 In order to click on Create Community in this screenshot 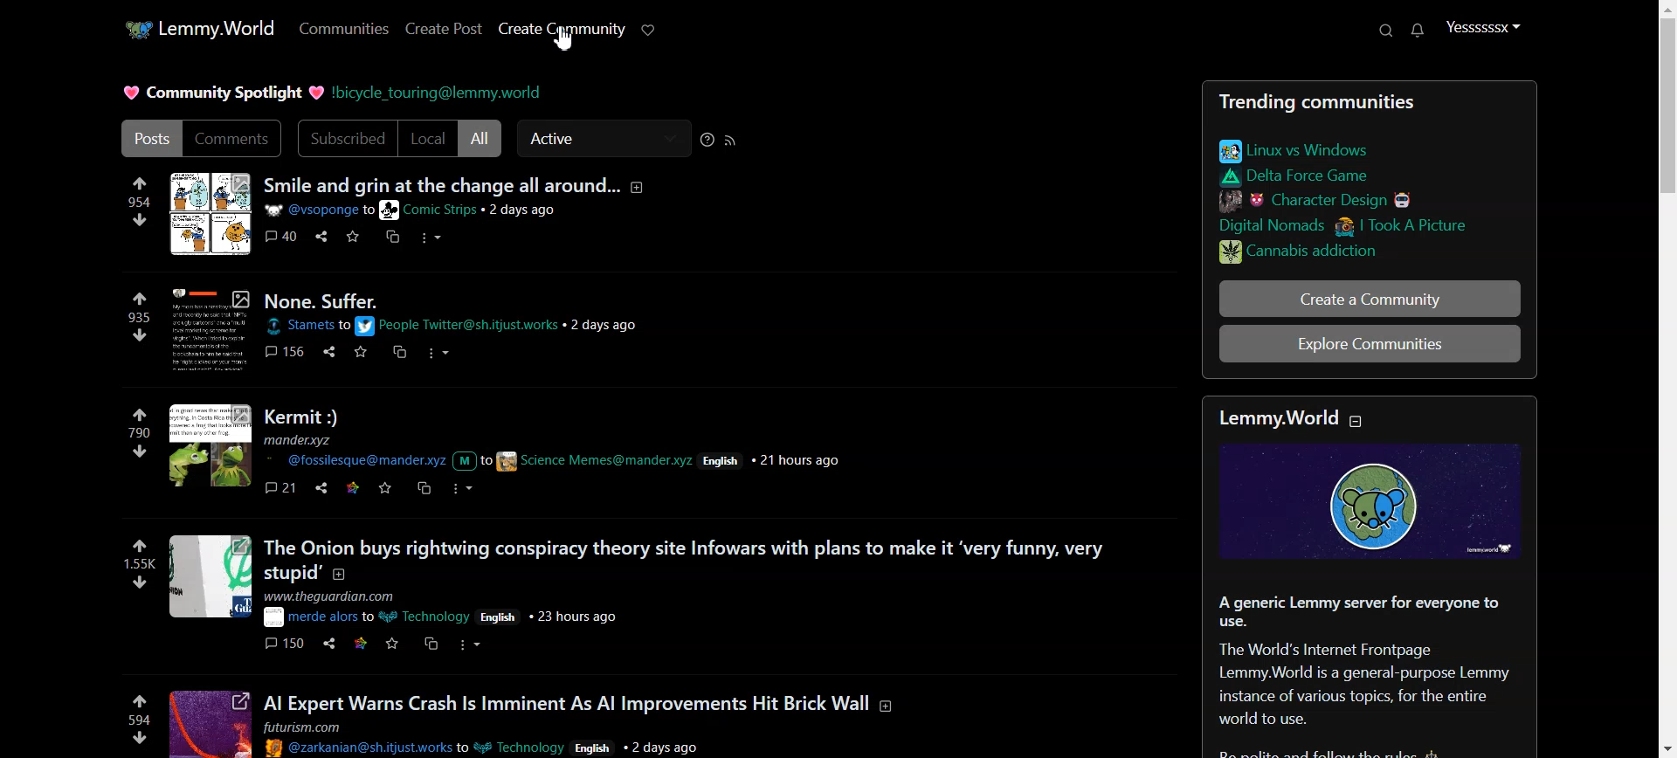, I will do `click(561, 29)`.